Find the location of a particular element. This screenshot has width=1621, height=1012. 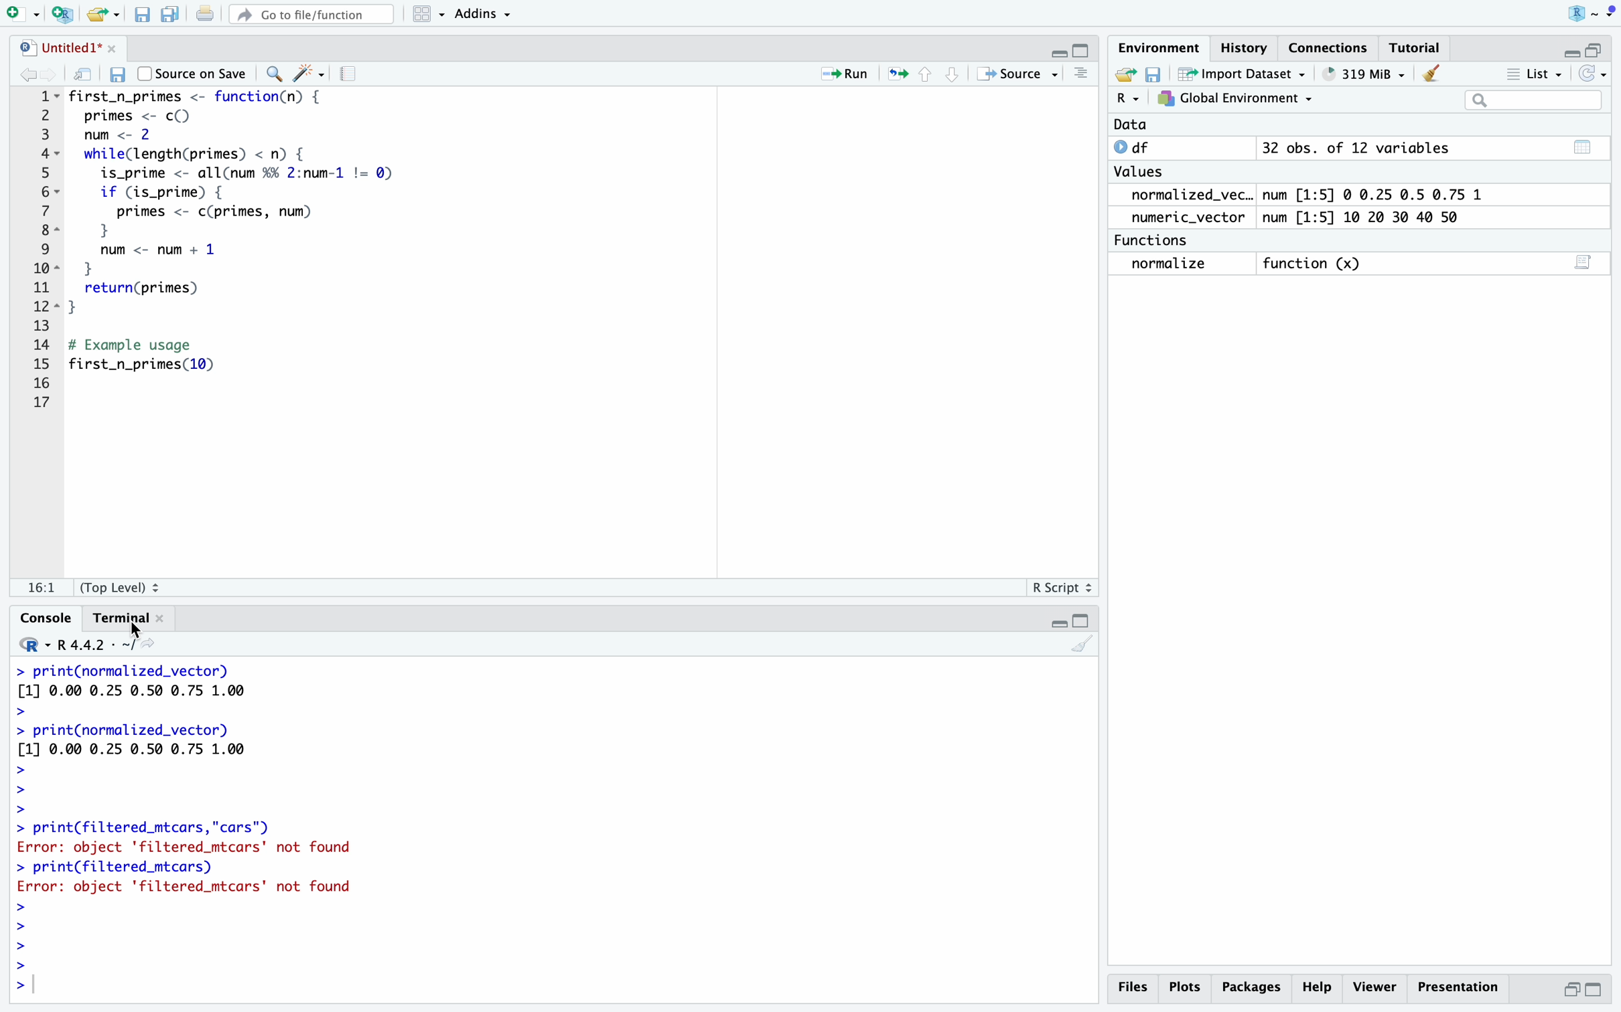

user is located at coordinates (1576, 11).